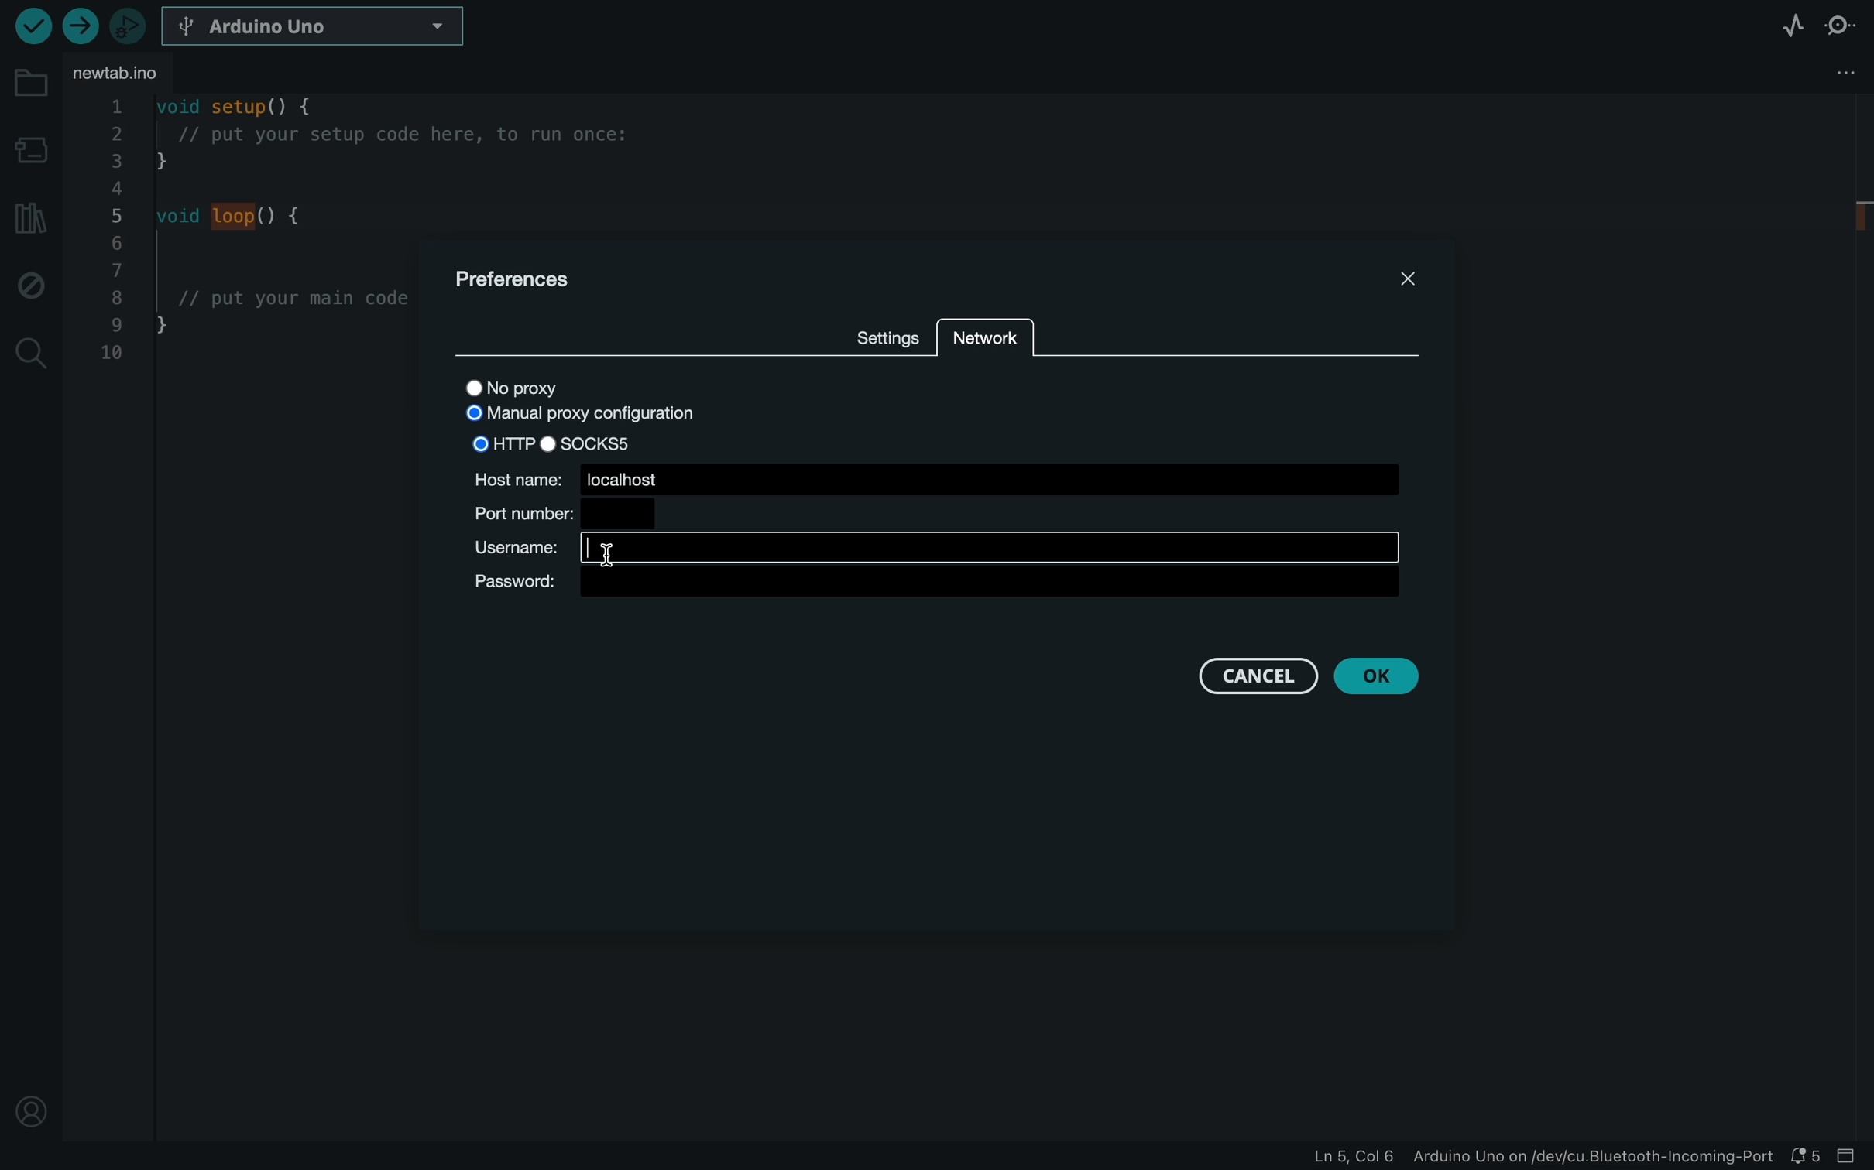 This screenshot has height=1170, width=1874. Describe the element at coordinates (1375, 677) in the screenshot. I see `ok` at that location.